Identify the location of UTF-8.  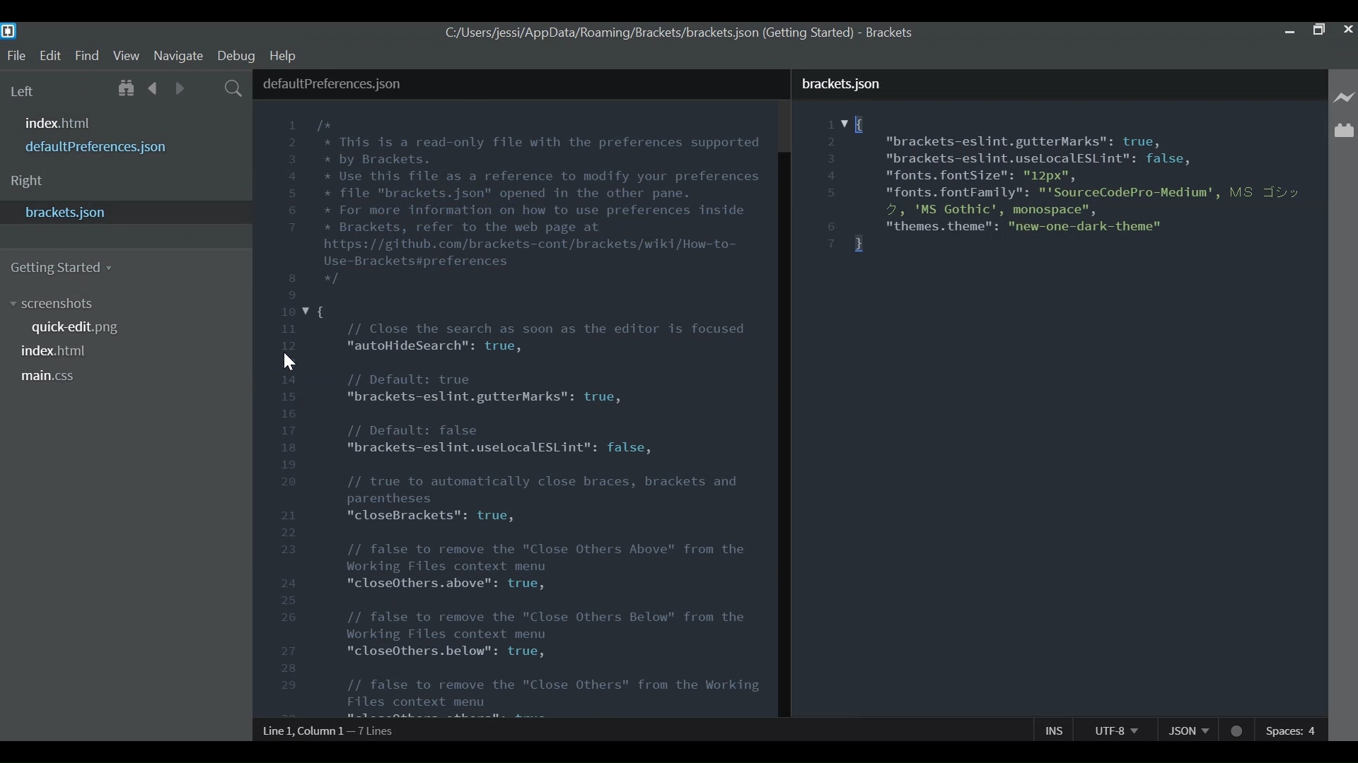
(1113, 729).